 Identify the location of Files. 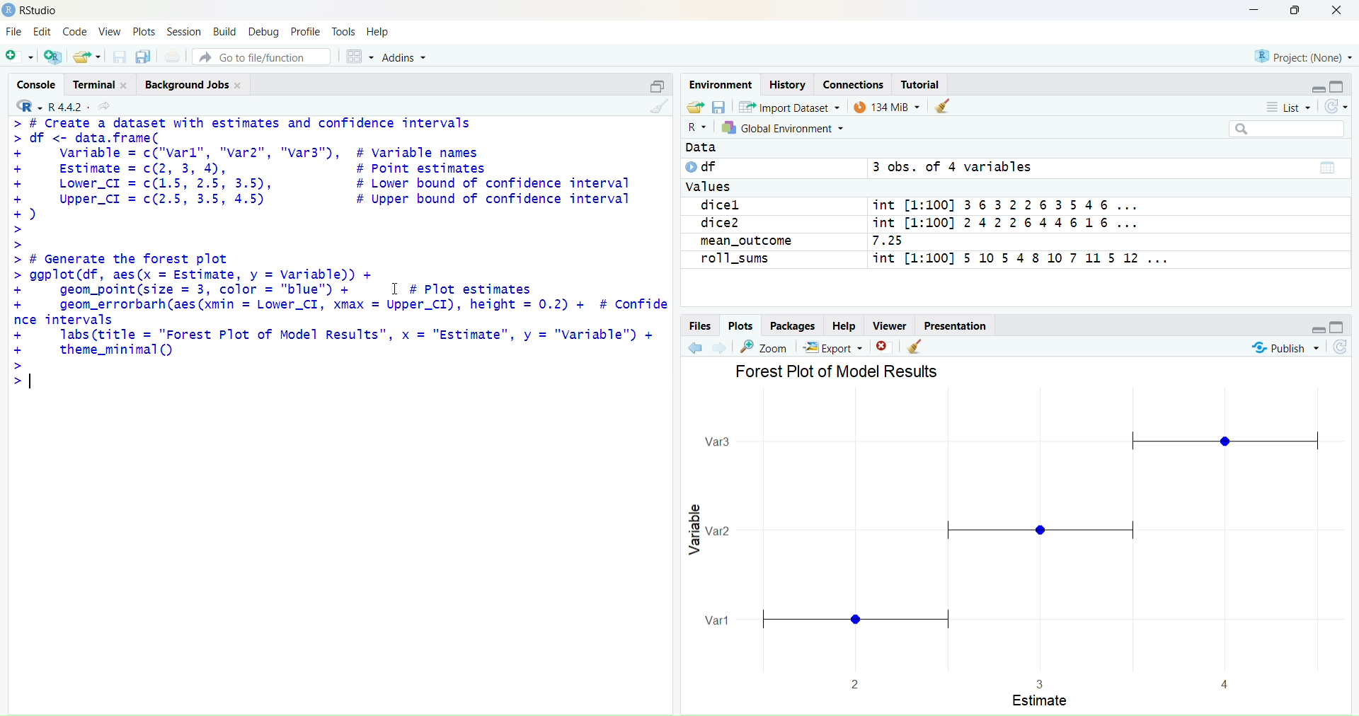
(701, 327).